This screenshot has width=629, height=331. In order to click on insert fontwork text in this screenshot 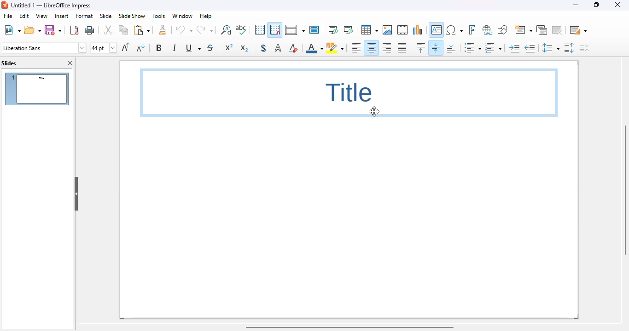, I will do `click(472, 30)`.